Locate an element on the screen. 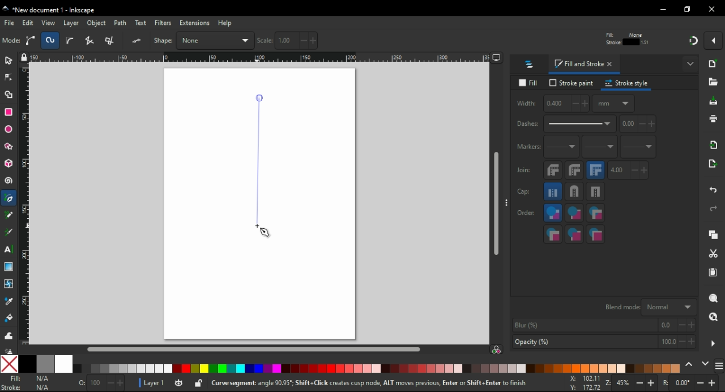 The height and width of the screenshot is (392, 725). mouse pointer is located at coordinates (266, 233).